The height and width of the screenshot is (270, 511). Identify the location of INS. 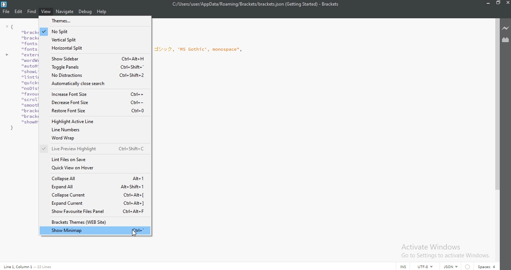
(405, 267).